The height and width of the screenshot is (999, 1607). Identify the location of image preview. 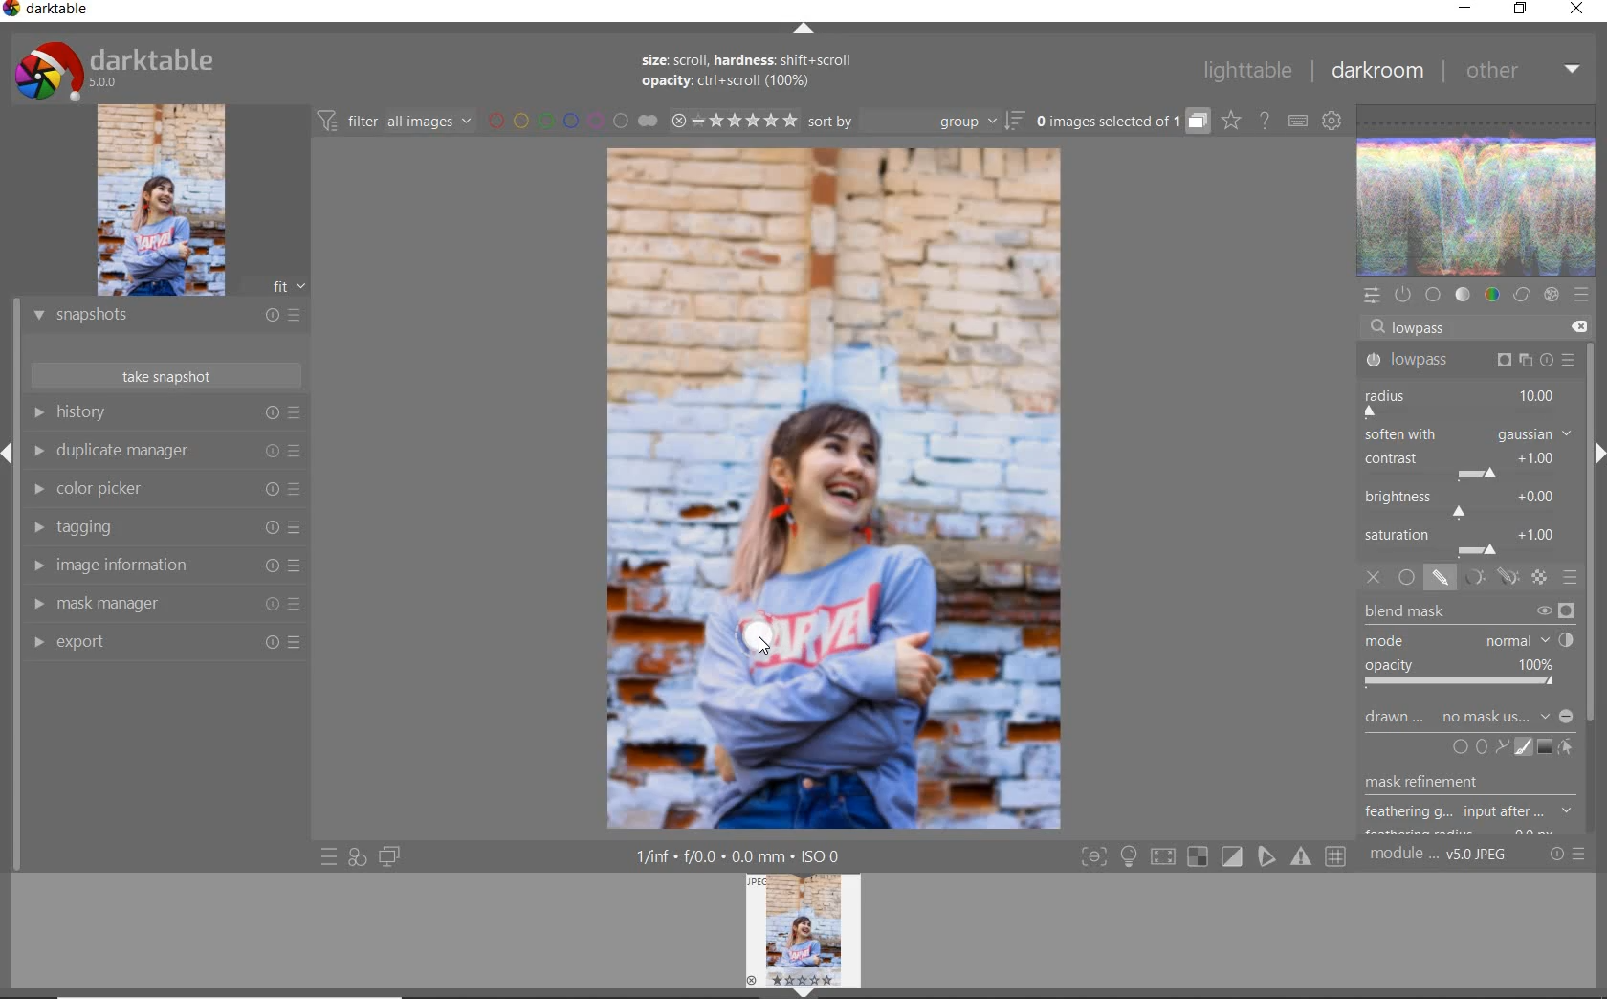
(808, 935).